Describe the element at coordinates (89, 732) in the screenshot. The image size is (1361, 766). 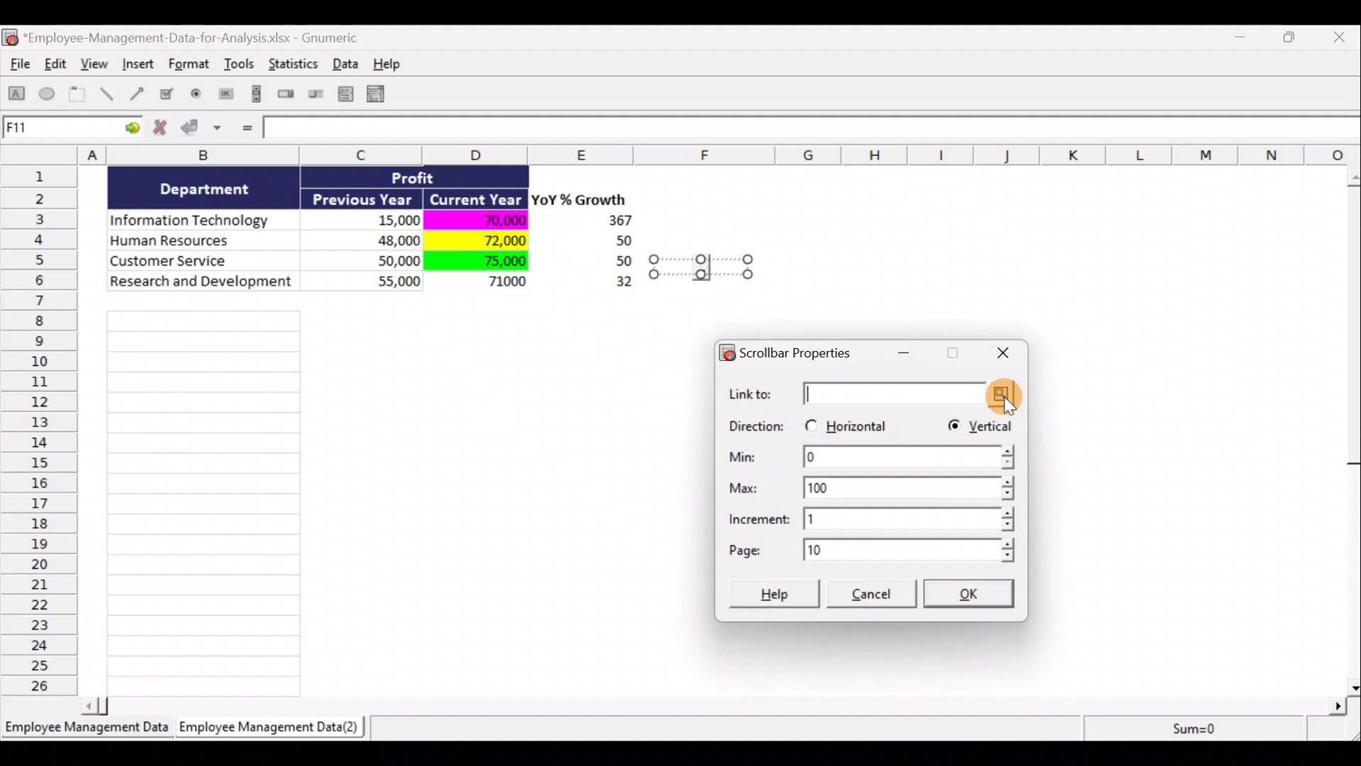
I see `Sheet 1` at that location.